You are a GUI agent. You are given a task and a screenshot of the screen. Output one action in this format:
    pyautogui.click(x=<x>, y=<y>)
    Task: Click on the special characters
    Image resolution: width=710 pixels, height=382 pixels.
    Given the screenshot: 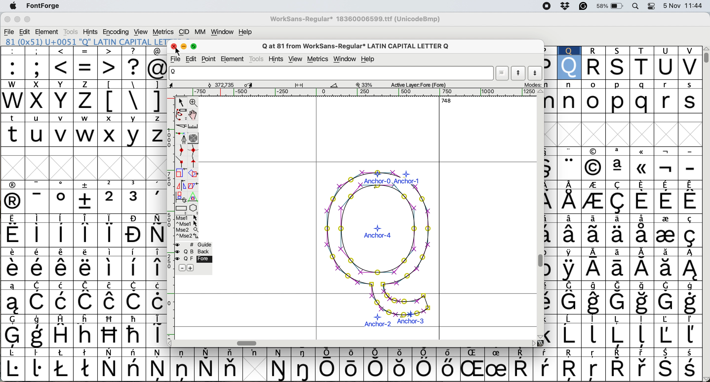 What is the action you would take?
    pyautogui.click(x=86, y=53)
    